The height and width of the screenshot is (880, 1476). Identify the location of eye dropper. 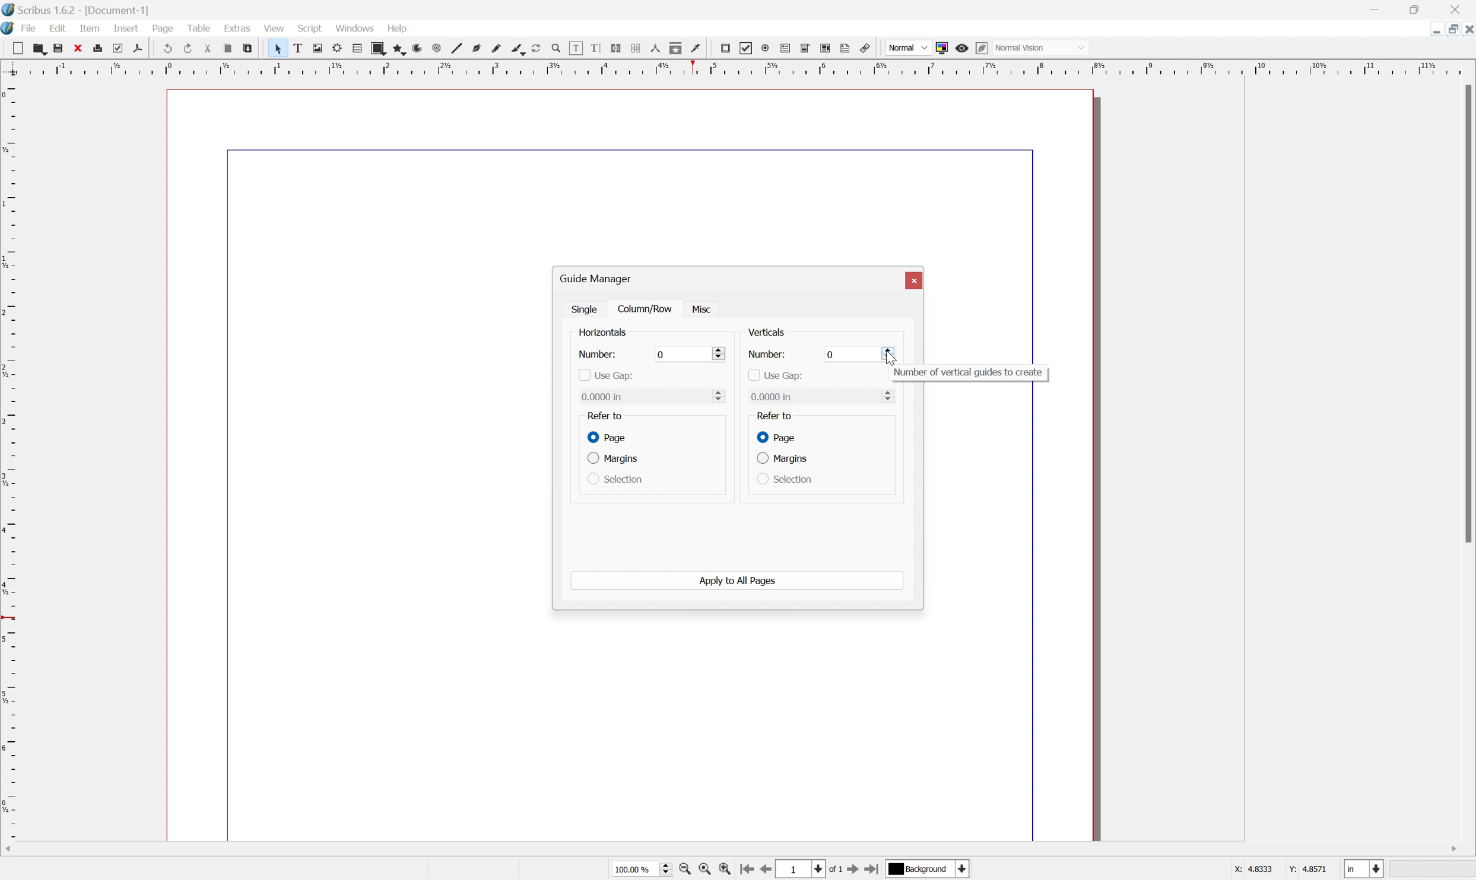
(697, 49).